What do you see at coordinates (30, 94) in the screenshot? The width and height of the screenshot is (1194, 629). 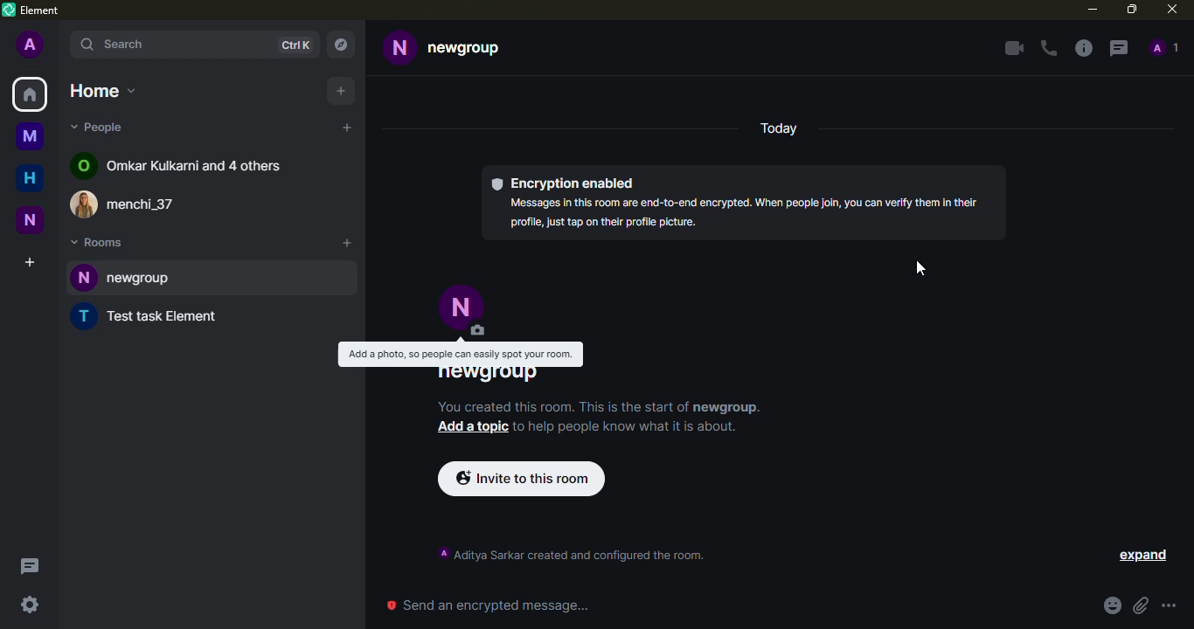 I see `home` at bounding box center [30, 94].